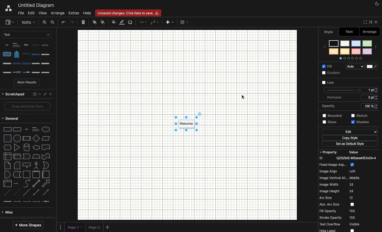 Image resolution: width=382 pixels, height=232 pixels. Describe the element at coordinates (143, 22) in the screenshot. I see `Arrow` at that location.